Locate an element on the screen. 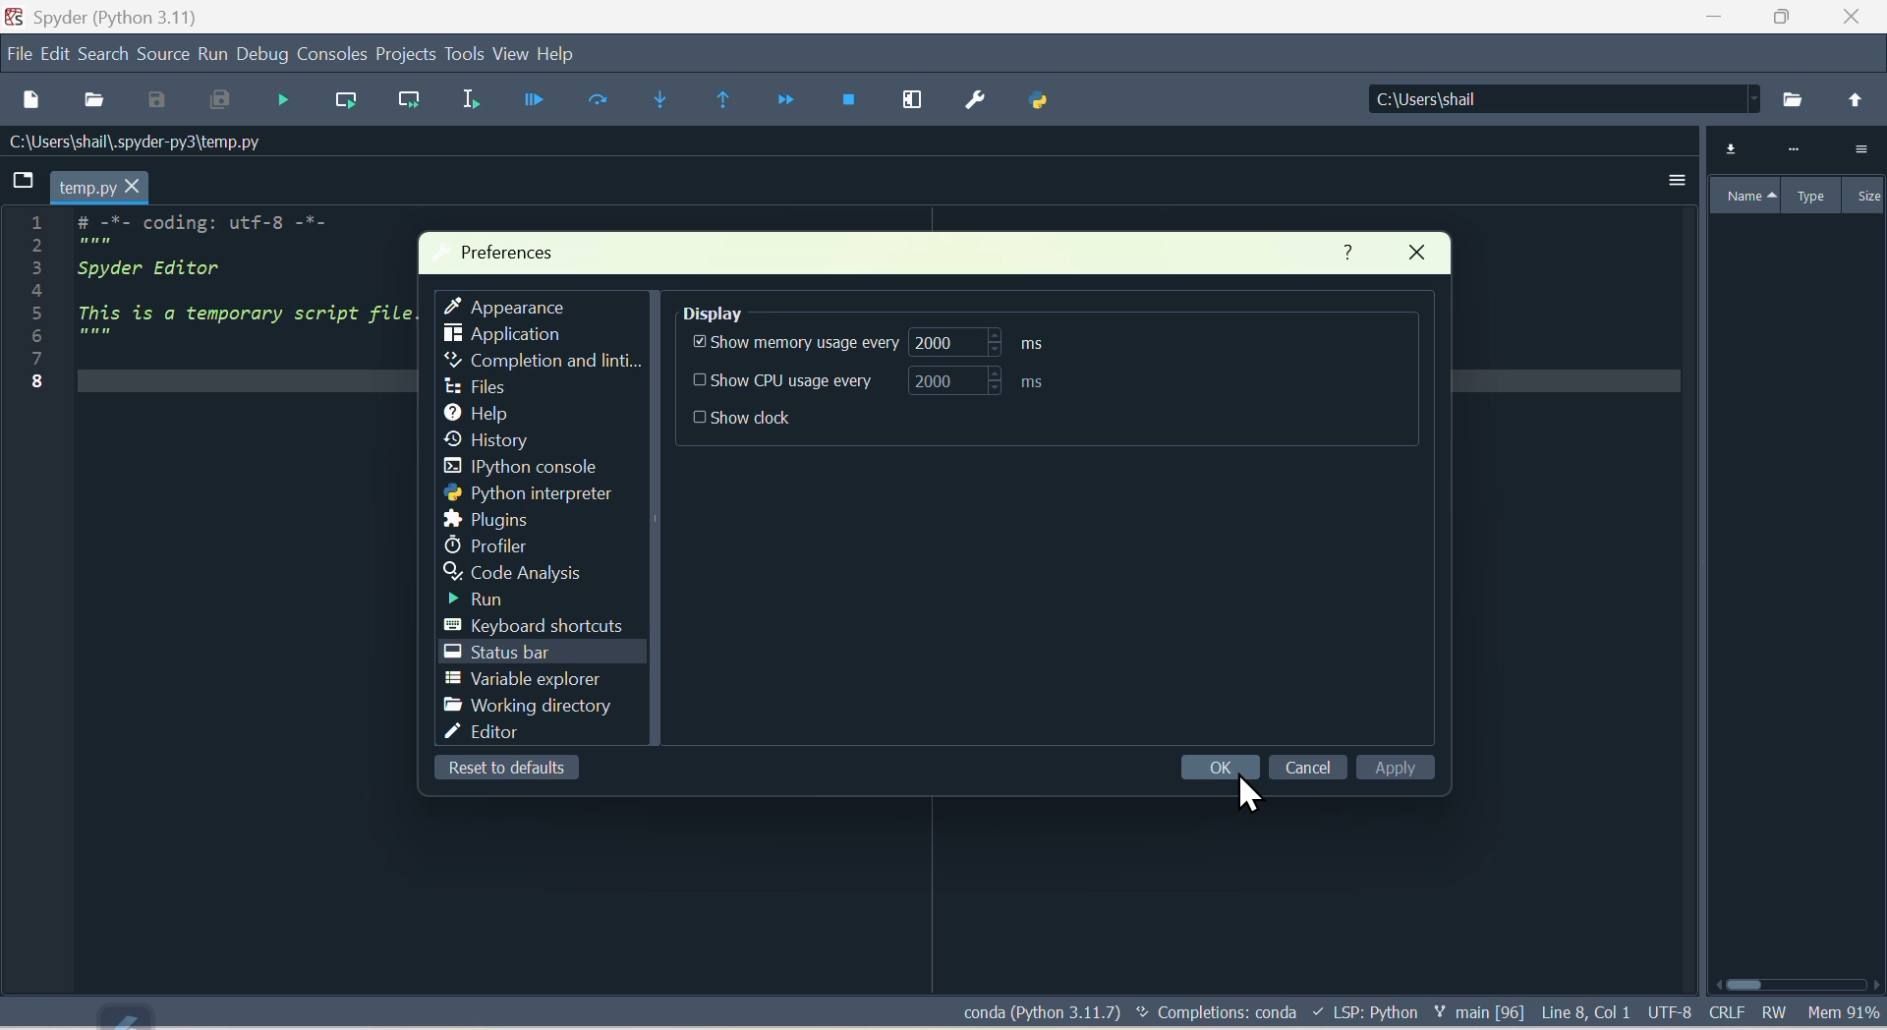 This screenshot has width=1887, height=1030. history is located at coordinates (484, 440).